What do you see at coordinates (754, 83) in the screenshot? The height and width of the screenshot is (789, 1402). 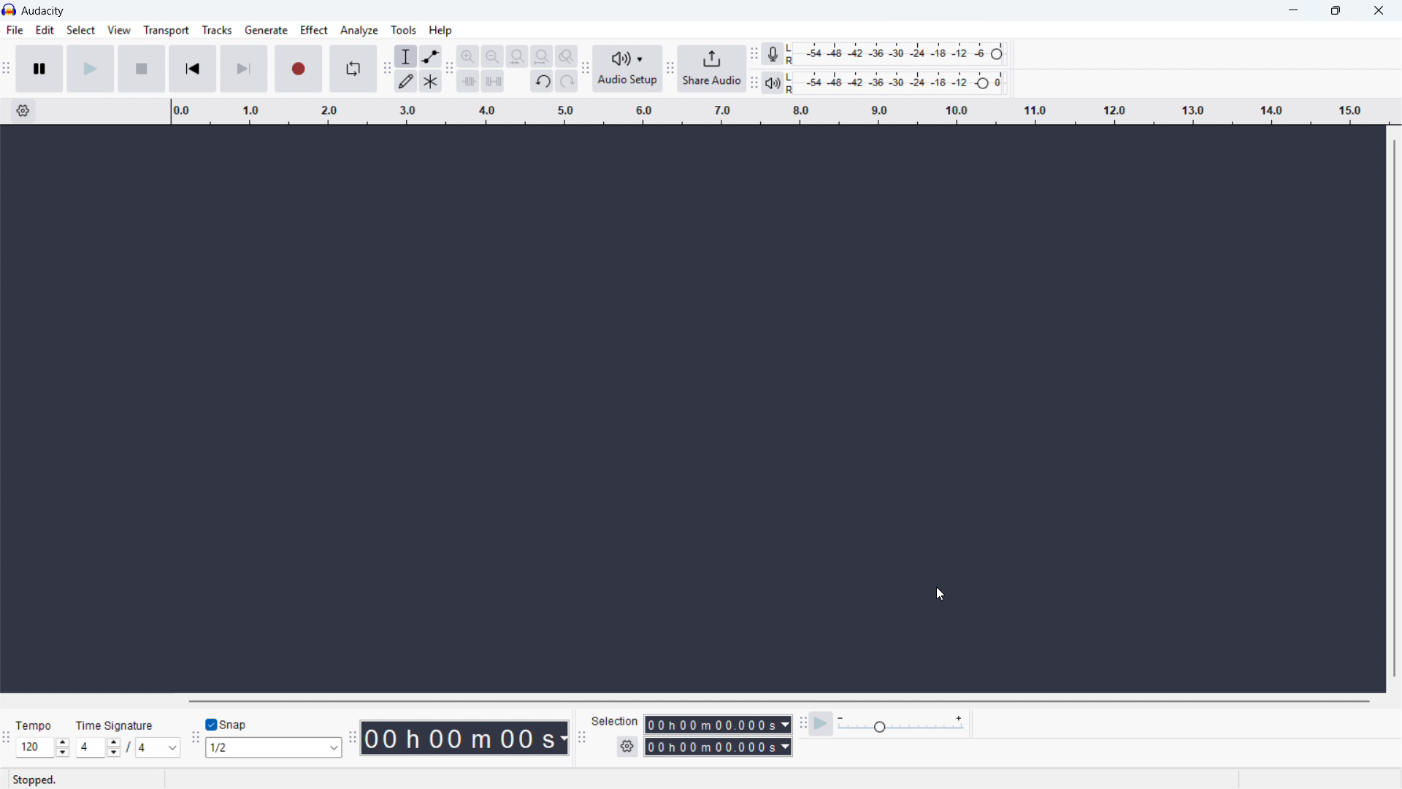 I see `playback meter toolbar` at bounding box center [754, 83].